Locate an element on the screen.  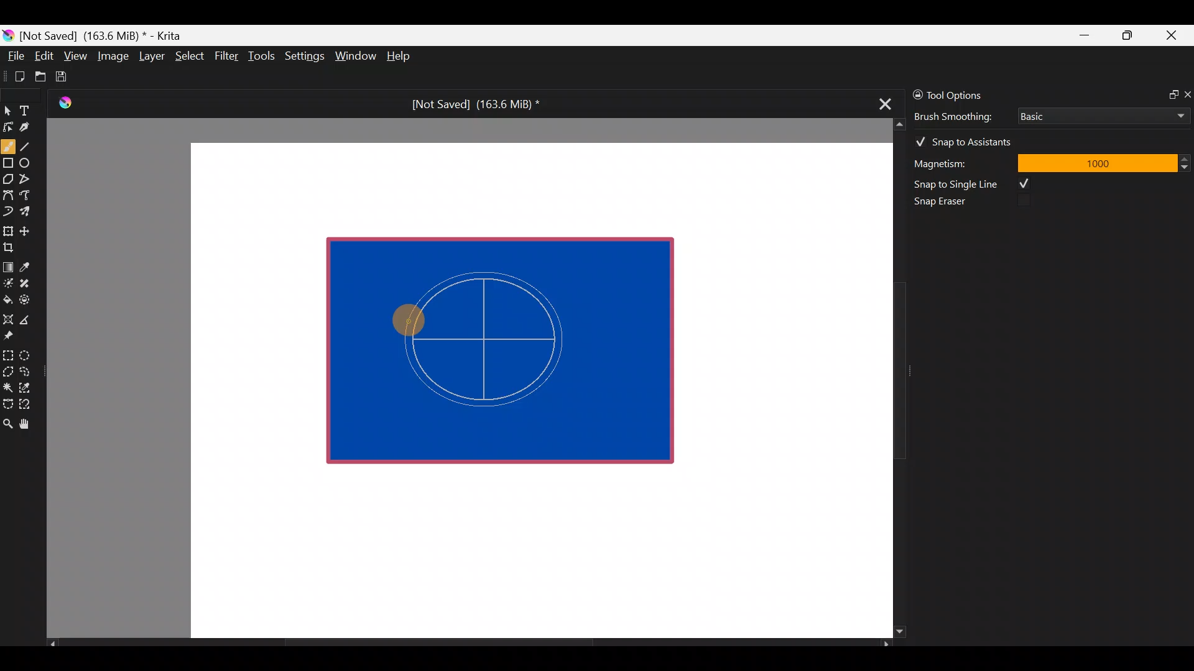
Colourise mask tool is located at coordinates (8, 281).